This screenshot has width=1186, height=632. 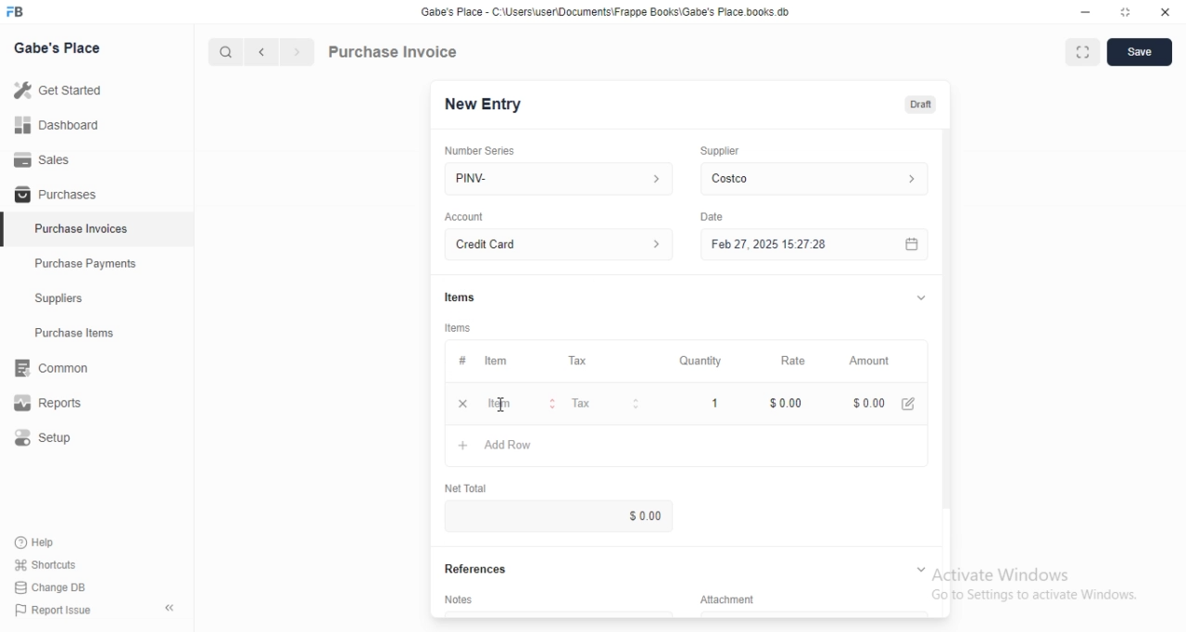 I want to click on Collapse, so click(x=170, y=608).